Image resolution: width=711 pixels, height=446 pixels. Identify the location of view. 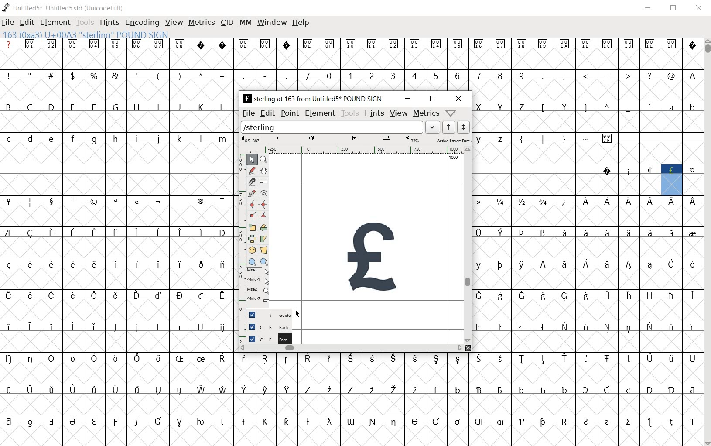
(399, 113).